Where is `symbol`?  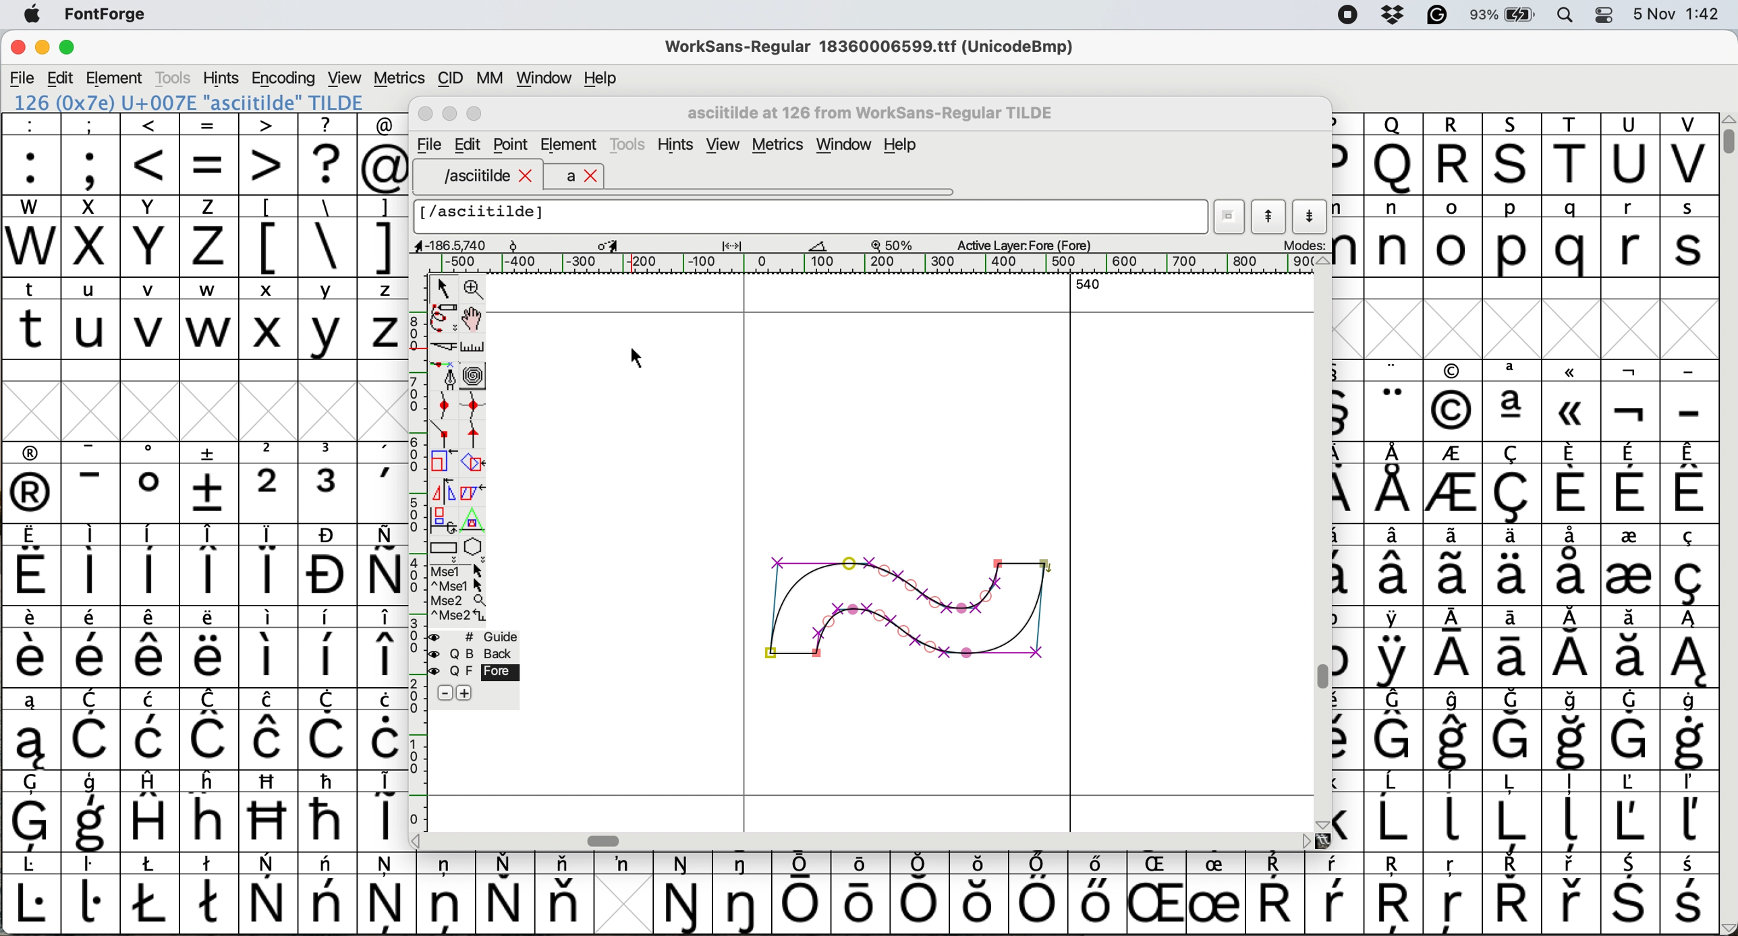 symbol is located at coordinates (1516, 564).